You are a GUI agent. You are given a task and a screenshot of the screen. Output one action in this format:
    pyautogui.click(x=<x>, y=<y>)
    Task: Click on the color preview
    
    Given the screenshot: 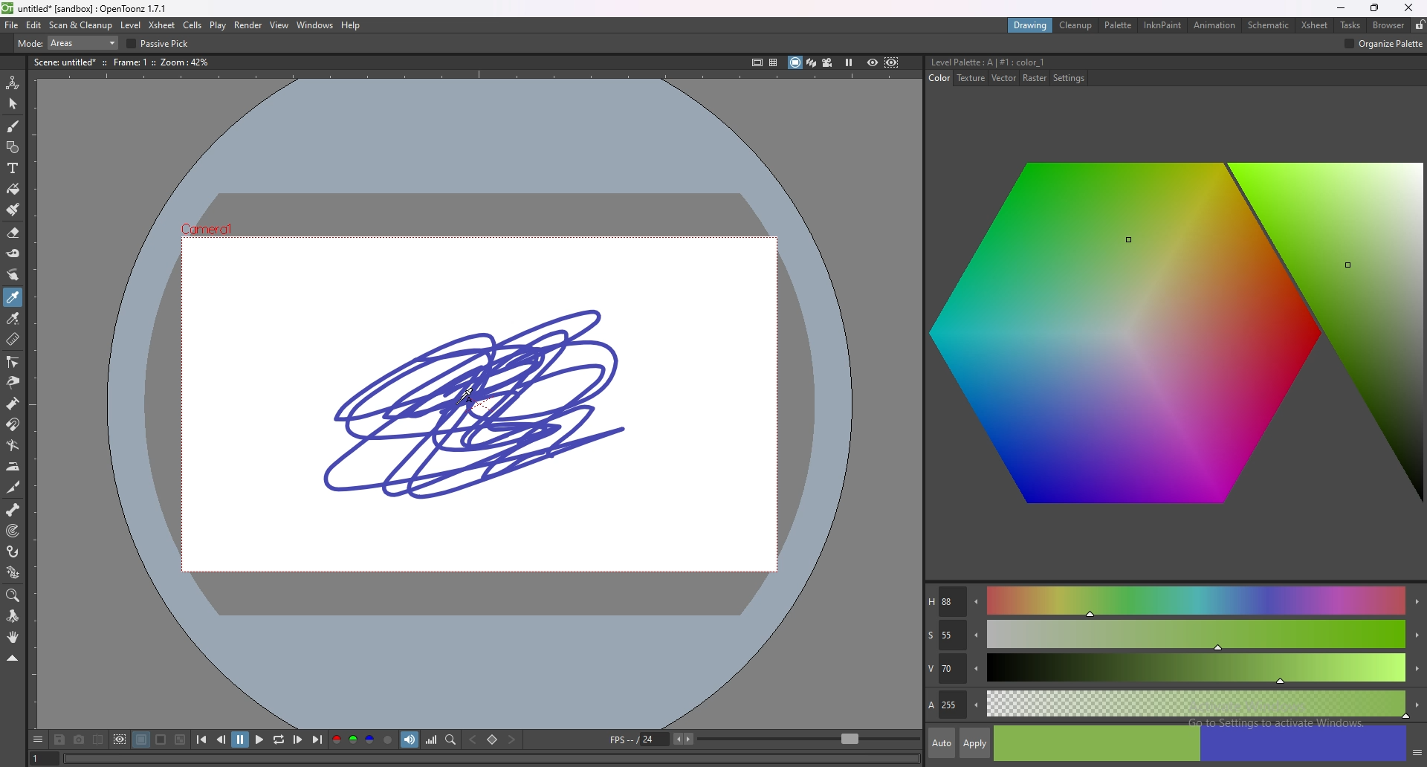 What is the action you would take?
    pyautogui.click(x=1200, y=744)
    